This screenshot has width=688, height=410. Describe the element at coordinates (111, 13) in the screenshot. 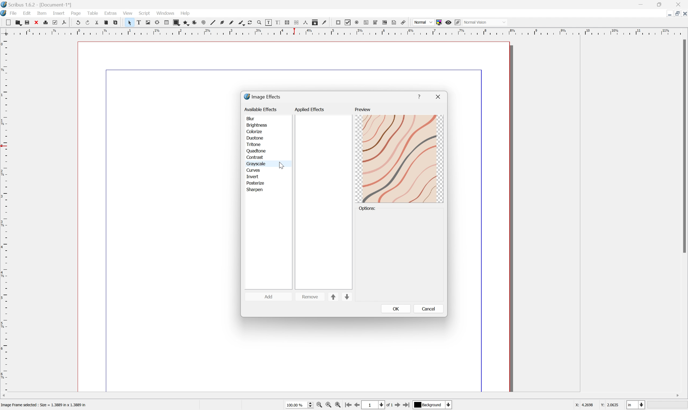

I see `Extras` at that location.